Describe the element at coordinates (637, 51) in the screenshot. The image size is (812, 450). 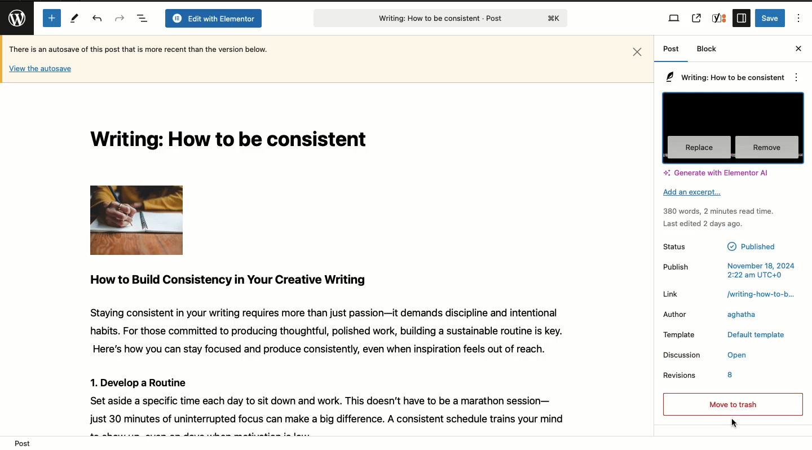
I see `Close` at that location.